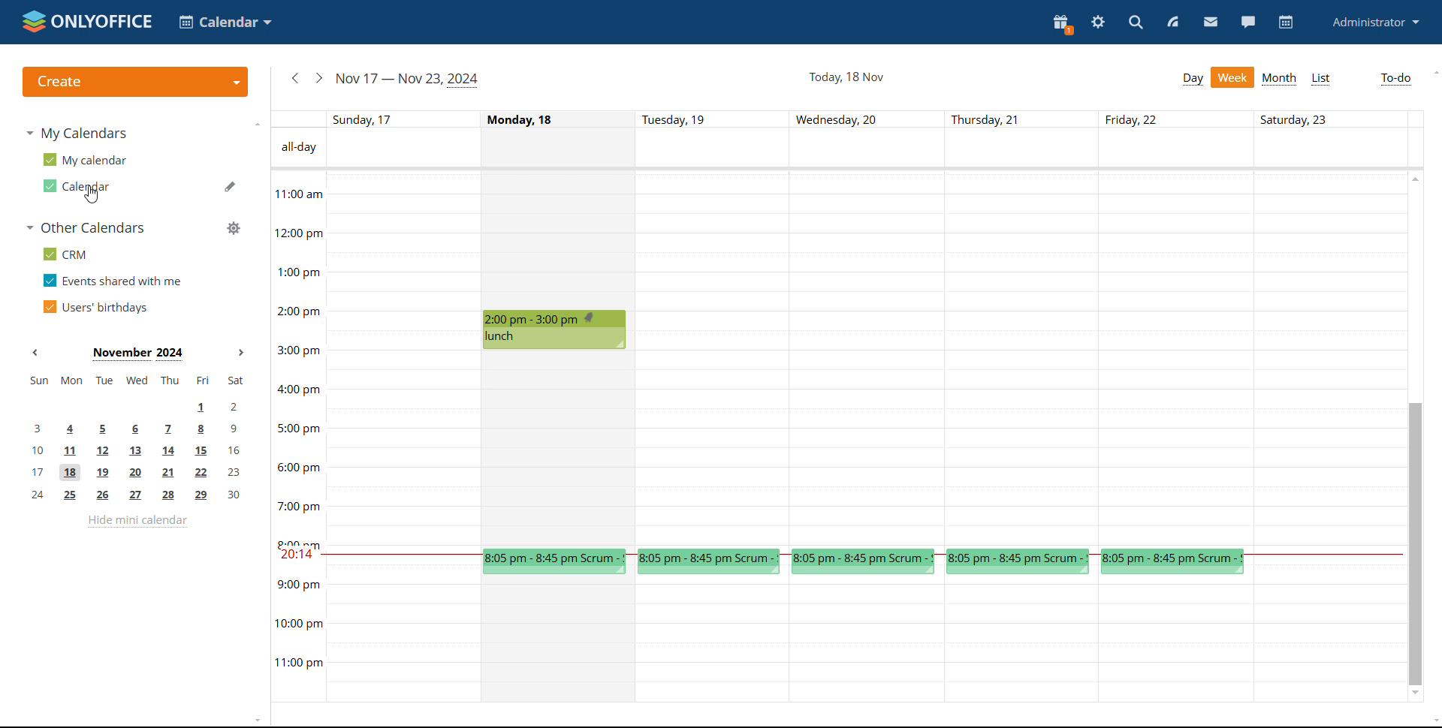 This screenshot has height=728, width=1442. What do you see at coordinates (1281, 79) in the screenshot?
I see `month view` at bounding box center [1281, 79].